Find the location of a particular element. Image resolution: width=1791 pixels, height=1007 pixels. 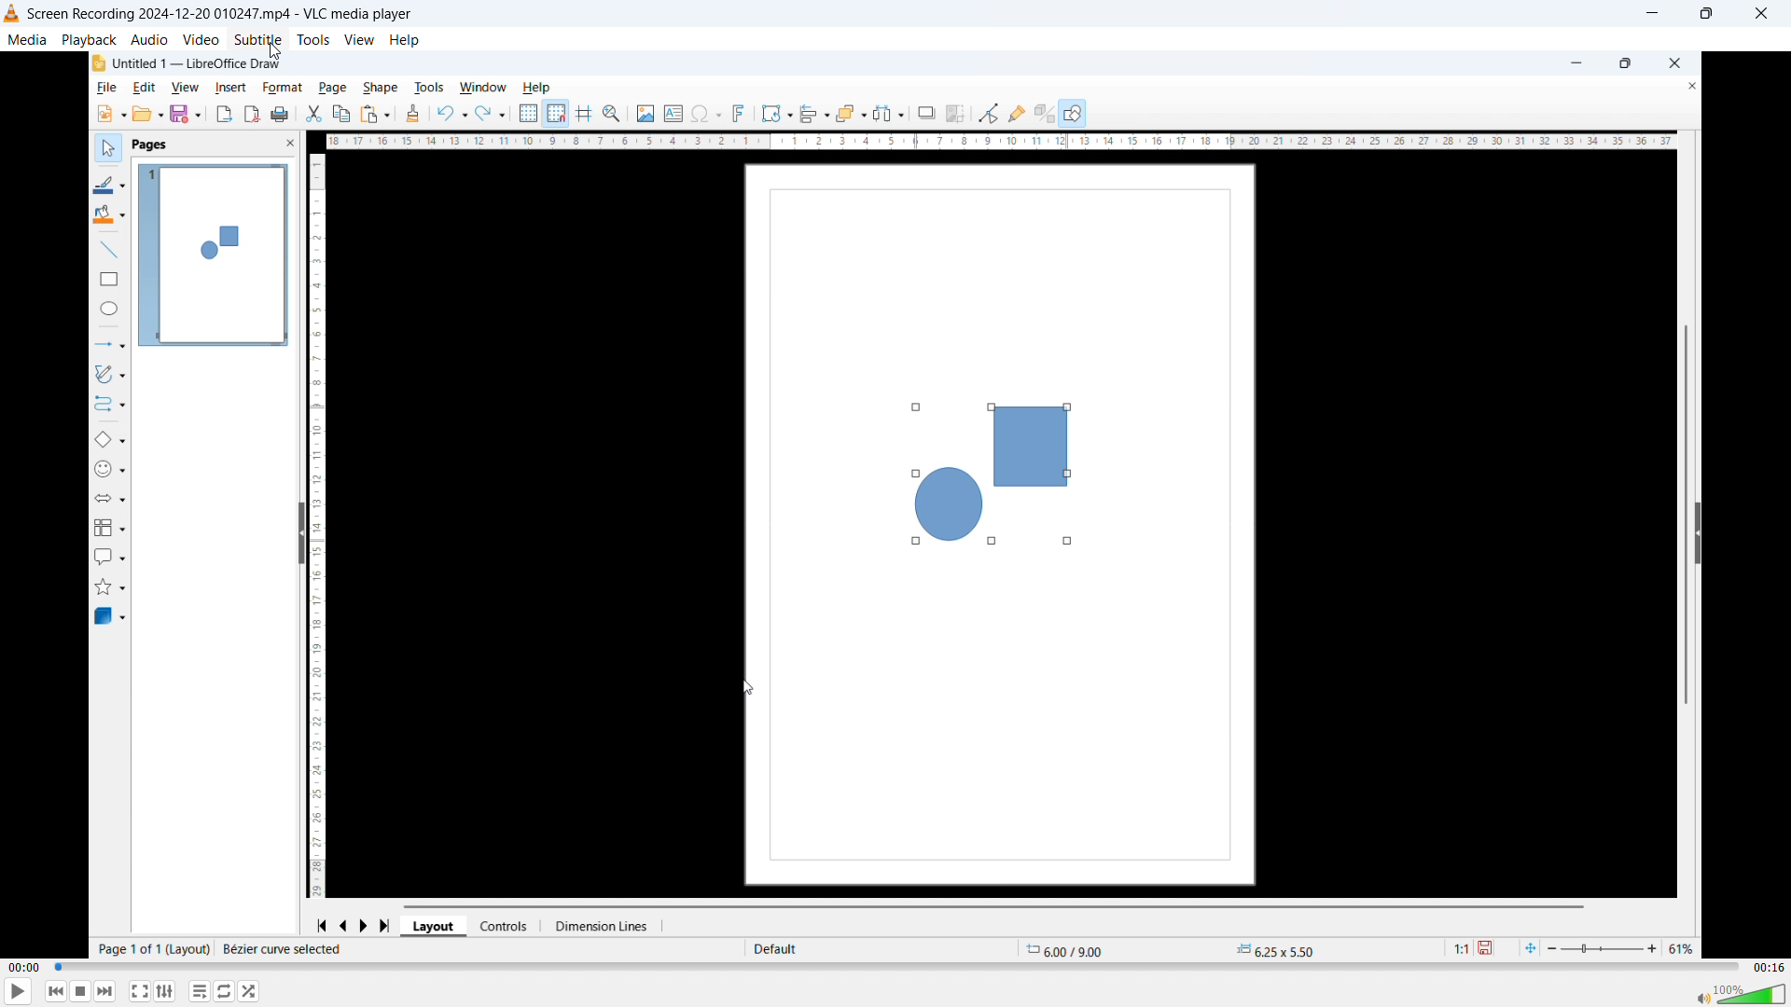

Video  is located at coordinates (201, 39).